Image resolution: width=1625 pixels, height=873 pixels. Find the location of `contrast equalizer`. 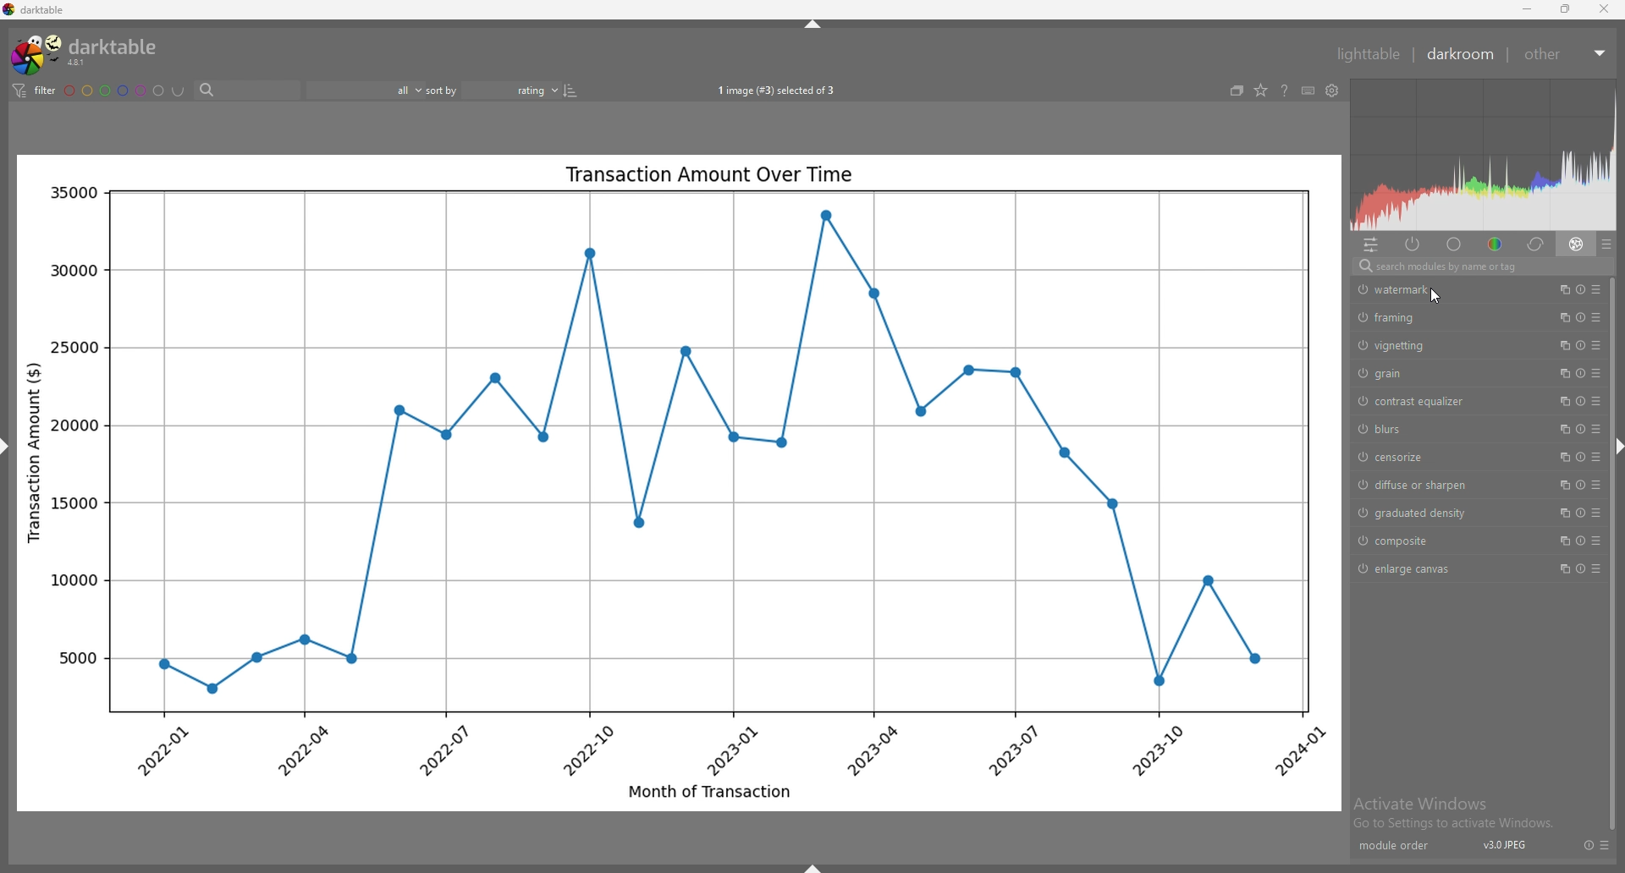

contrast equalizer is located at coordinates (1442, 401).